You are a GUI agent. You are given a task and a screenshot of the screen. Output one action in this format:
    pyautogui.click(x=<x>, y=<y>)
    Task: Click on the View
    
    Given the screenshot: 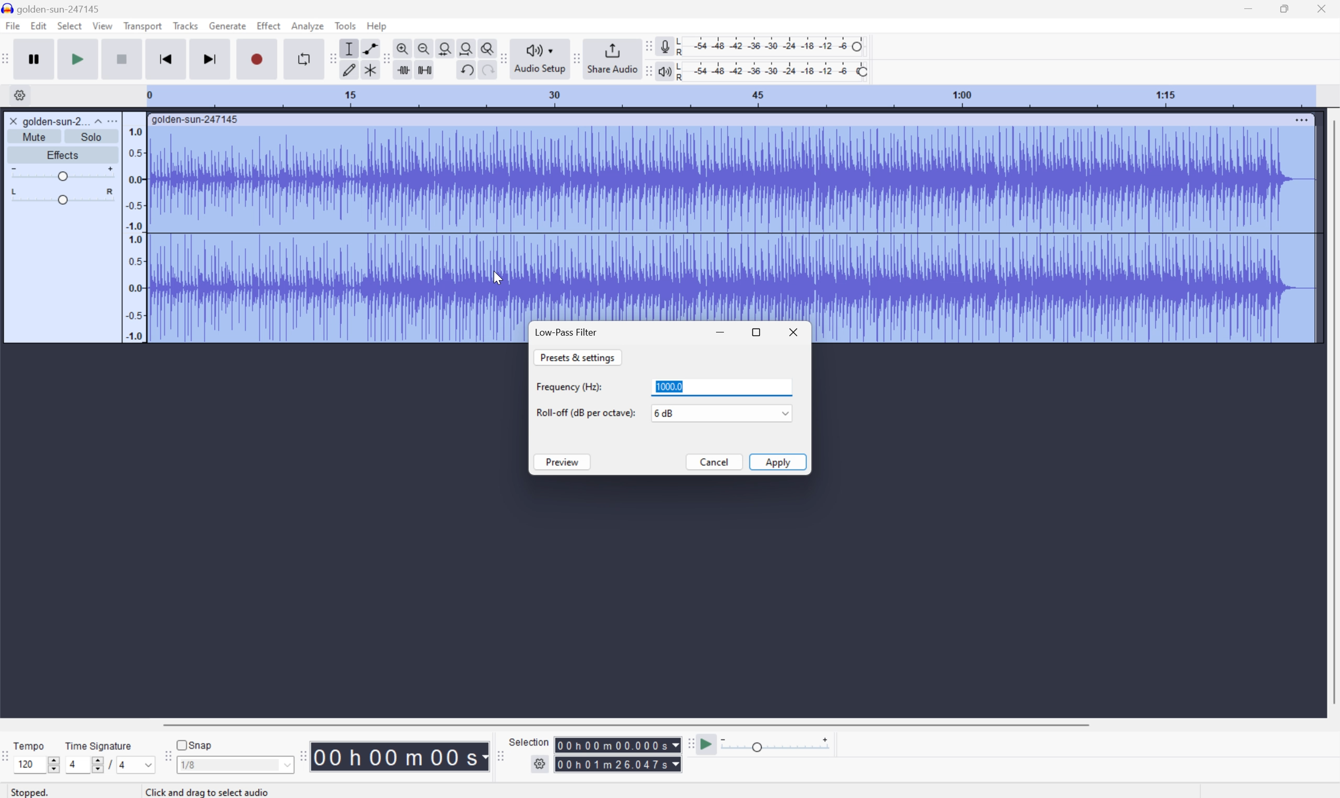 What is the action you would take?
    pyautogui.click(x=103, y=25)
    